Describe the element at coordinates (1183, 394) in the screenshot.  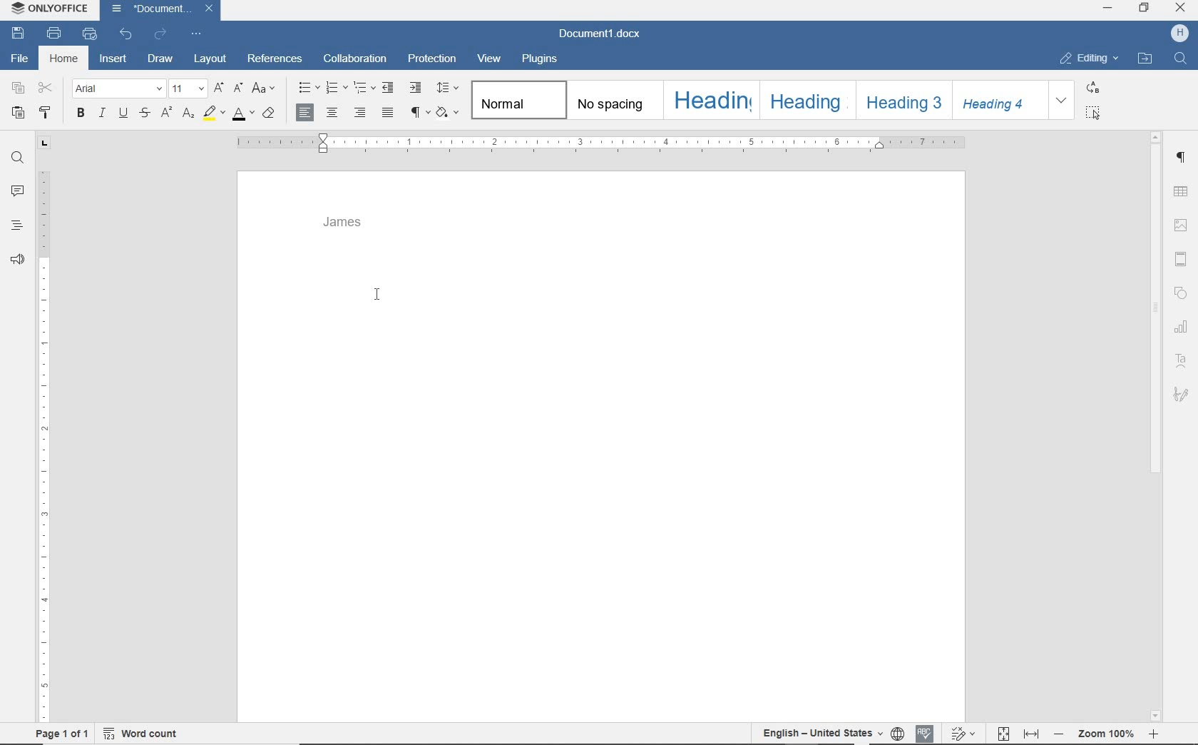
I see `` at that location.